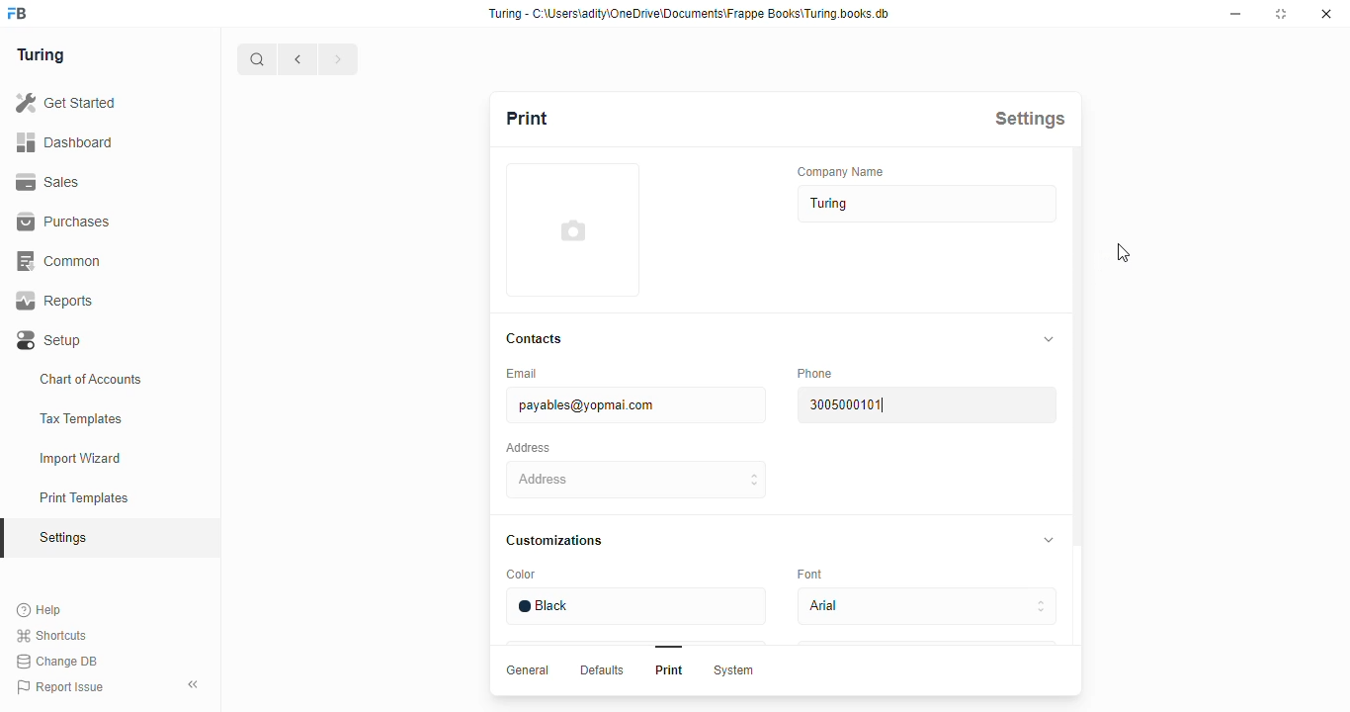  Describe the element at coordinates (1029, 119) in the screenshot. I see `Settings` at that location.